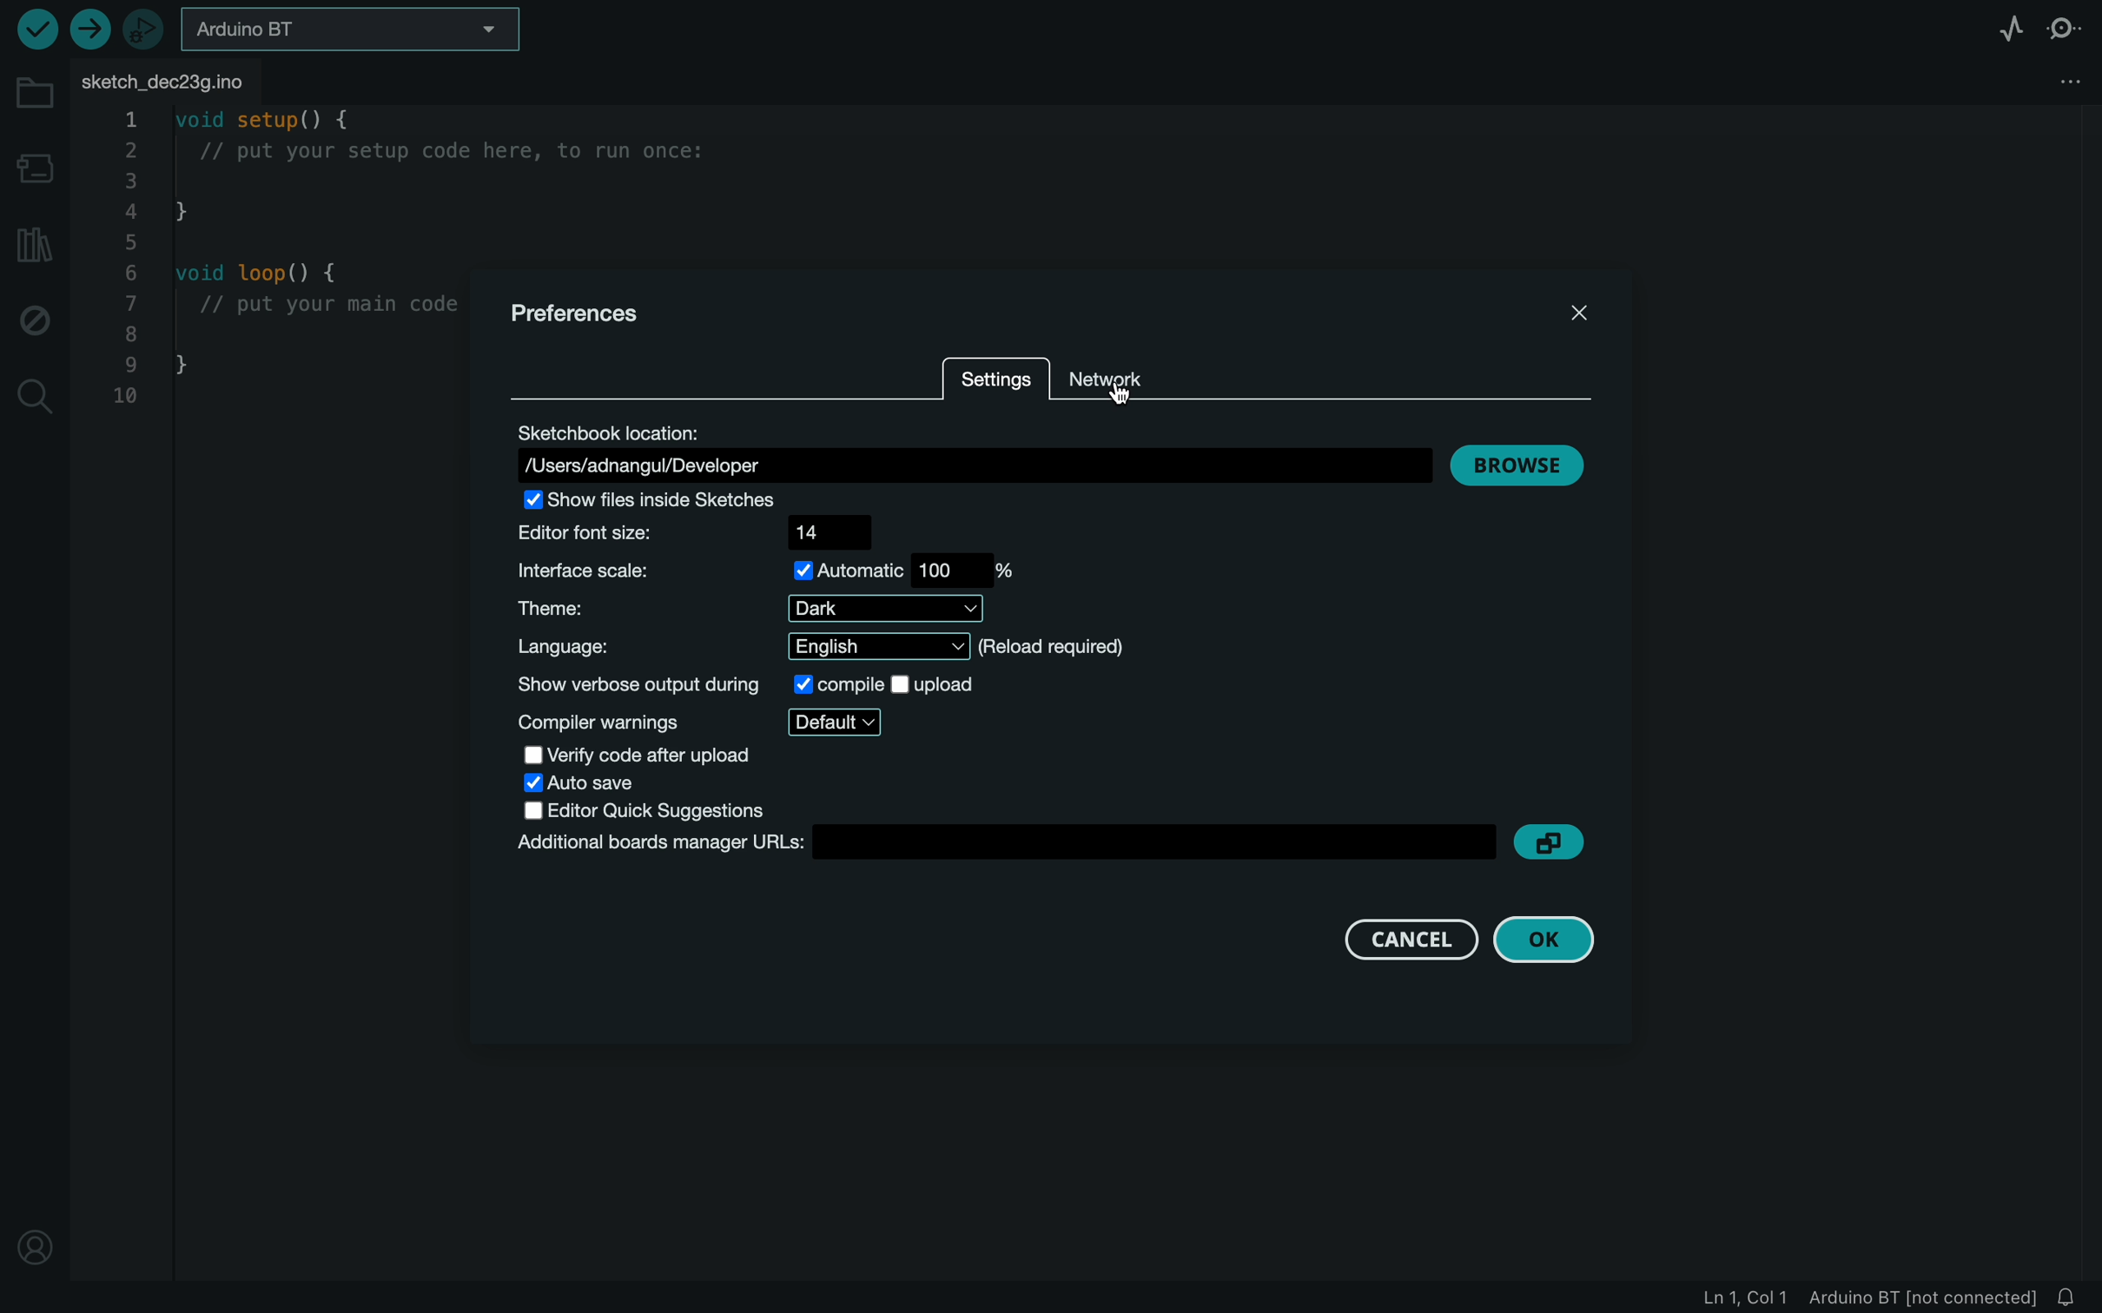 Image resolution: width=2102 pixels, height=1313 pixels. I want to click on browse, so click(1522, 462).